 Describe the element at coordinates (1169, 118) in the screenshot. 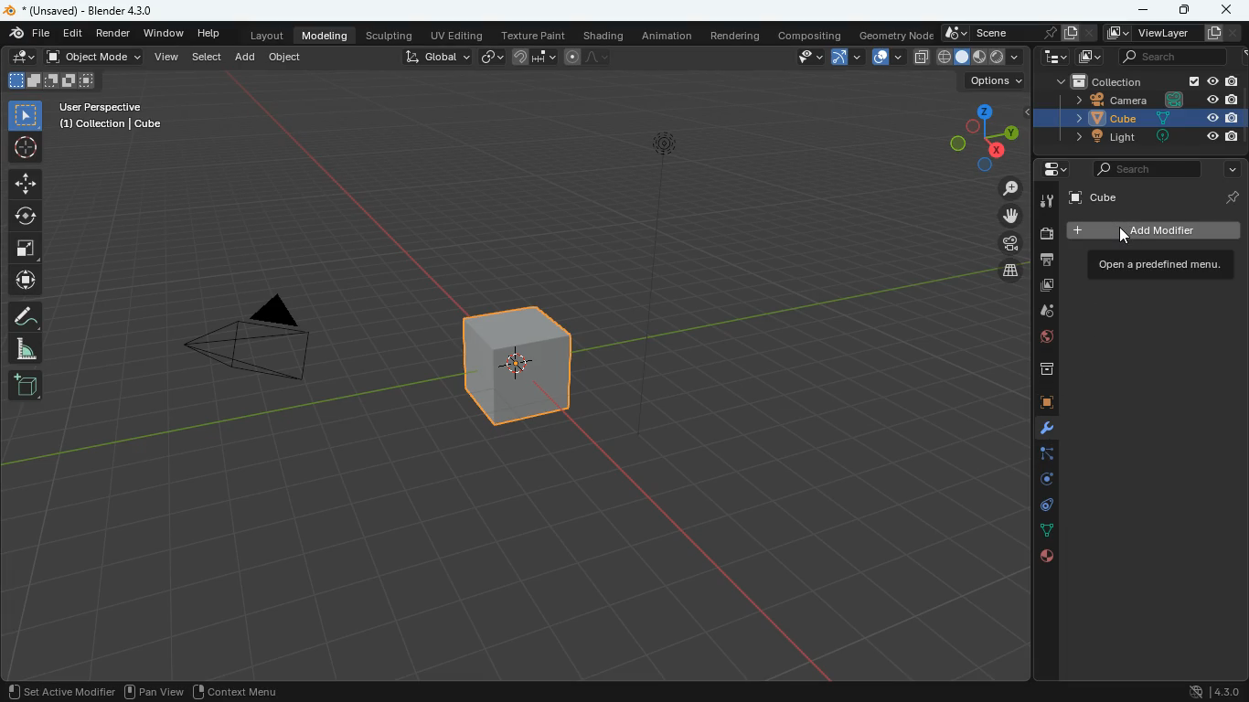

I see `` at that location.